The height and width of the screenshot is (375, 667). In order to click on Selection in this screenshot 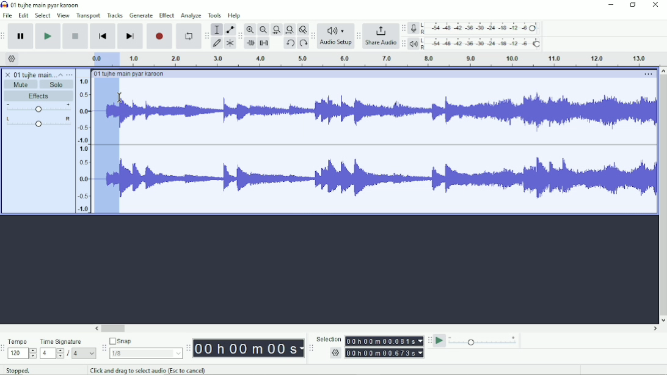, I will do `click(329, 339)`.